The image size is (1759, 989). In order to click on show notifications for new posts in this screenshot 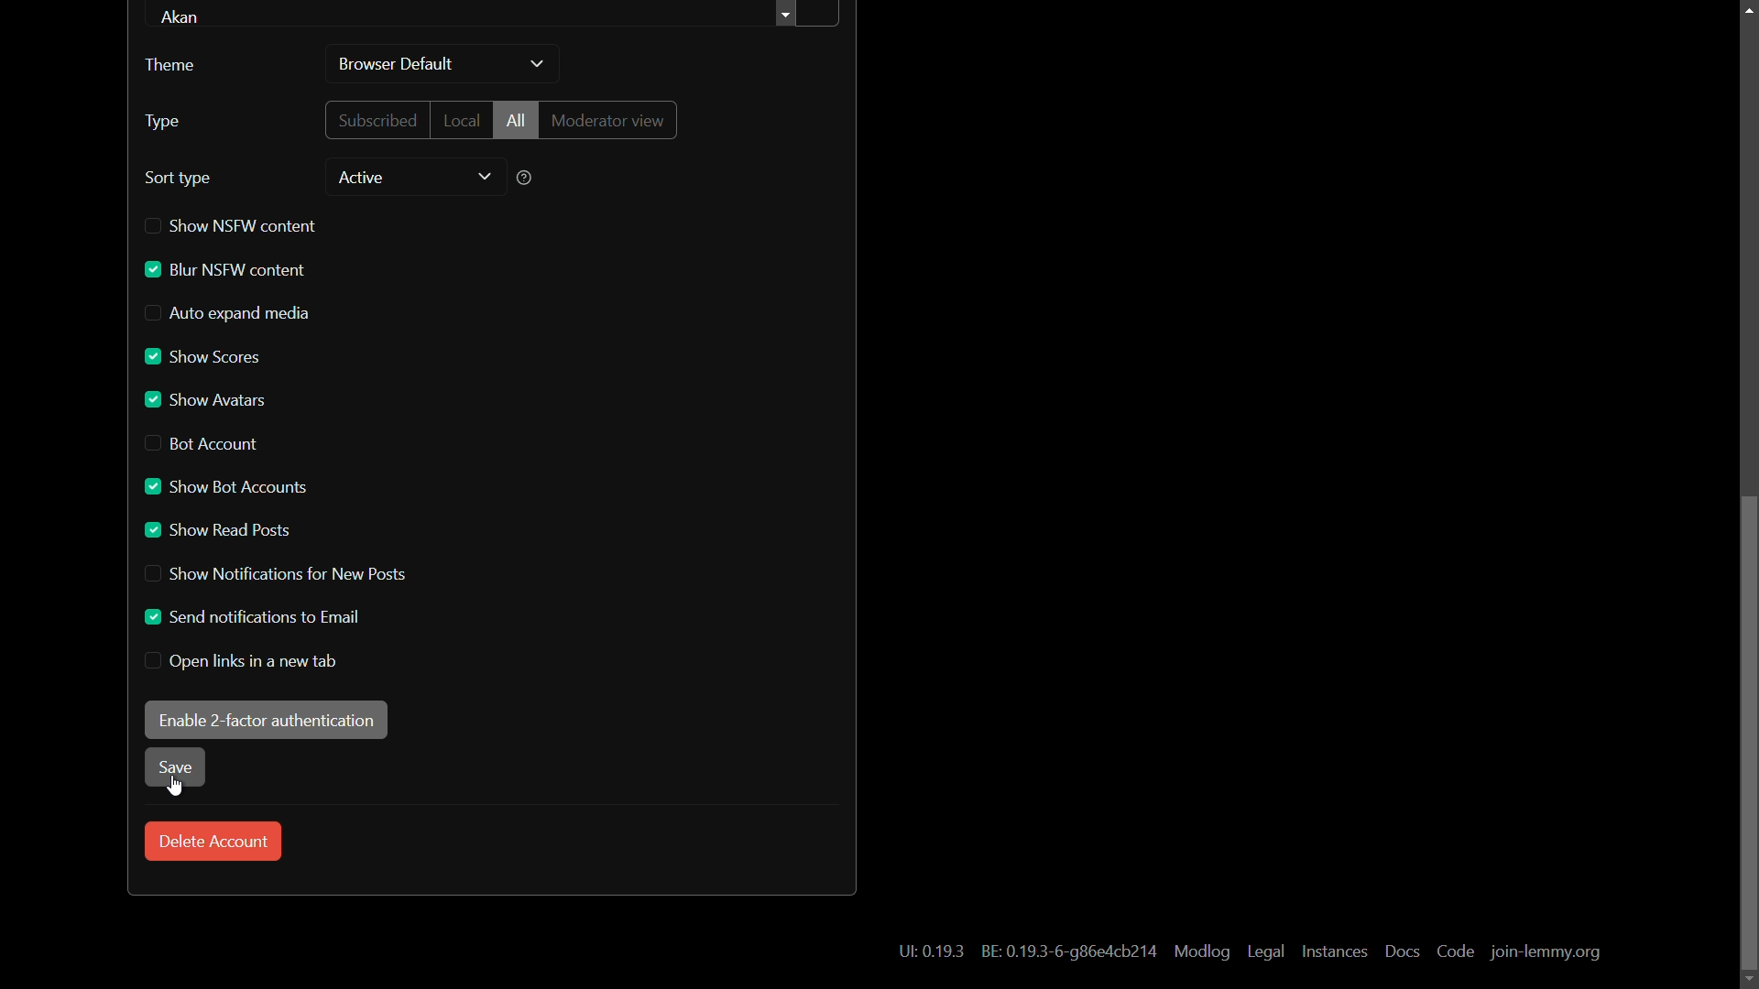, I will do `click(272, 575)`.